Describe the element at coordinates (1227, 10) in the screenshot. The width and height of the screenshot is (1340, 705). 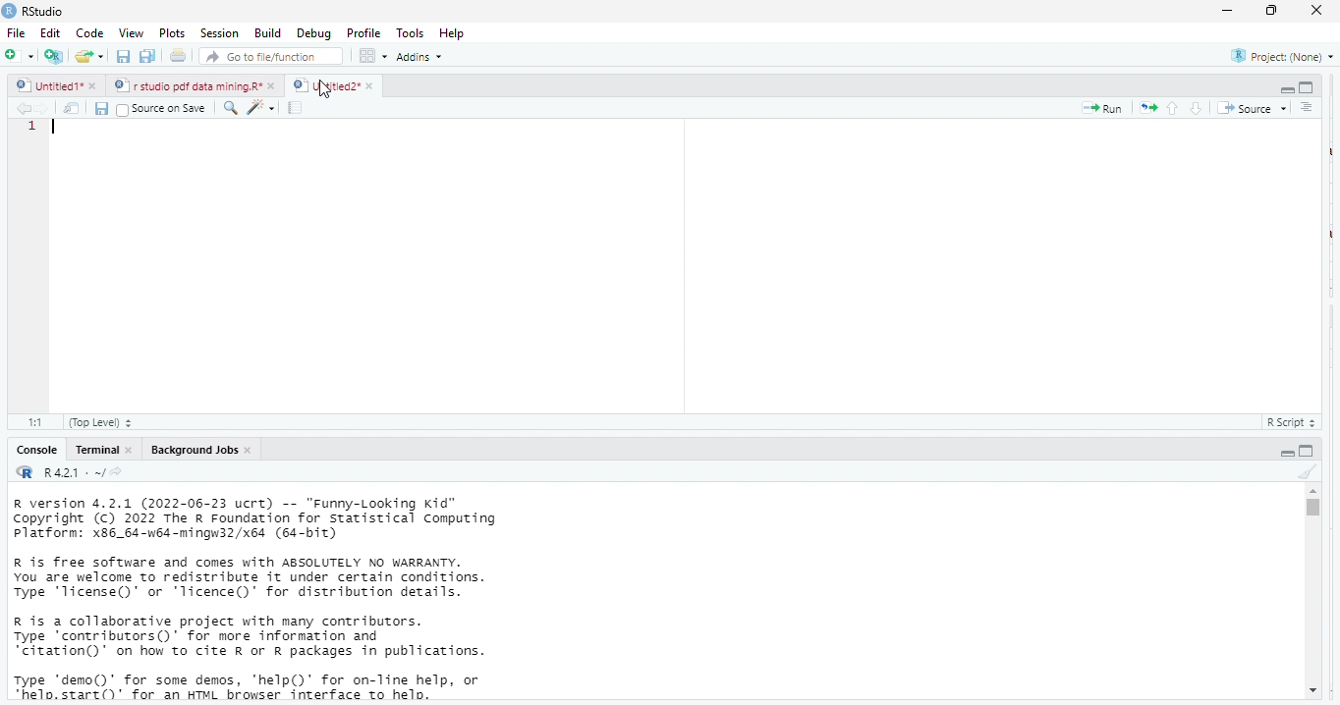
I see `minimize` at that location.